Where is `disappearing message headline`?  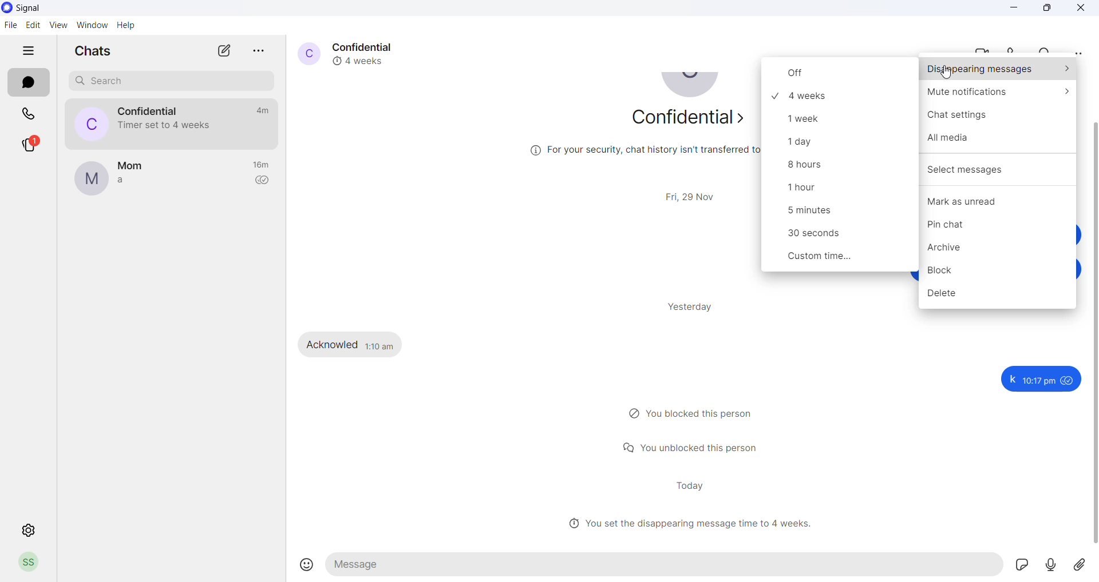
disappearing message headline is located at coordinates (694, 523).